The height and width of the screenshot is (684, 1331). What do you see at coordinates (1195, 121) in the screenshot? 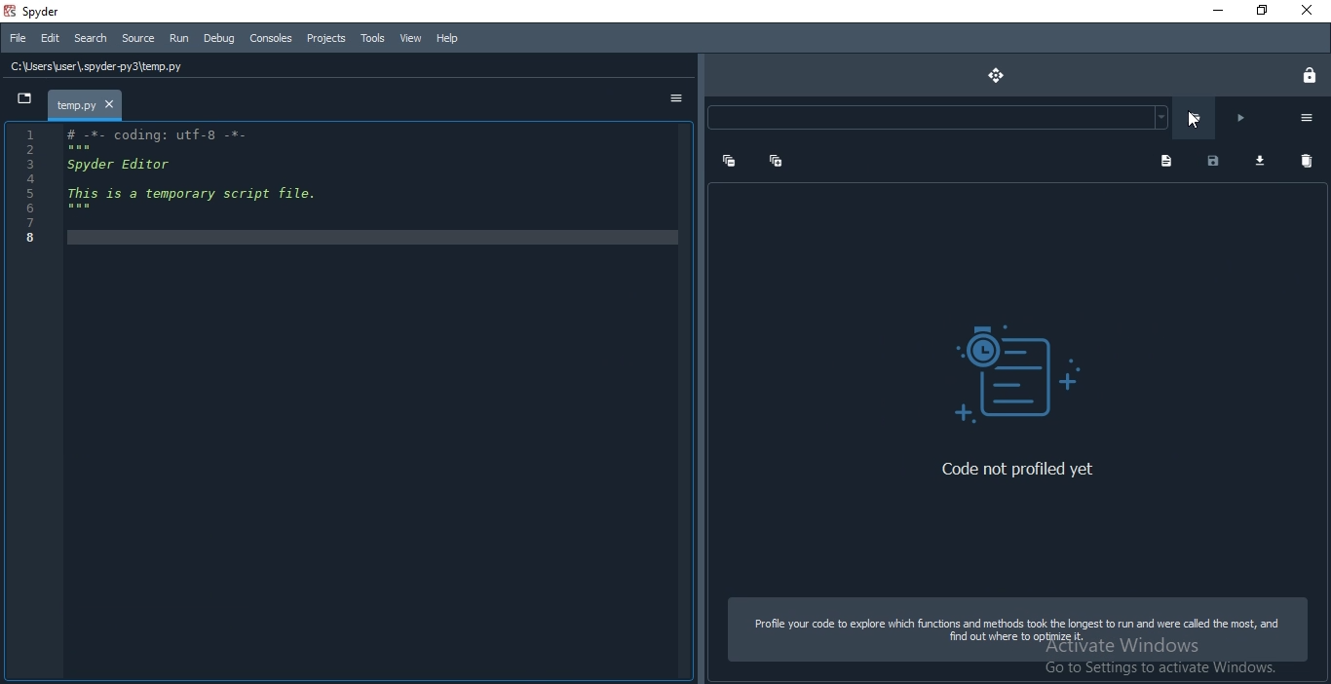
I see `cursor on moved` at bounding box center [1195, 121].